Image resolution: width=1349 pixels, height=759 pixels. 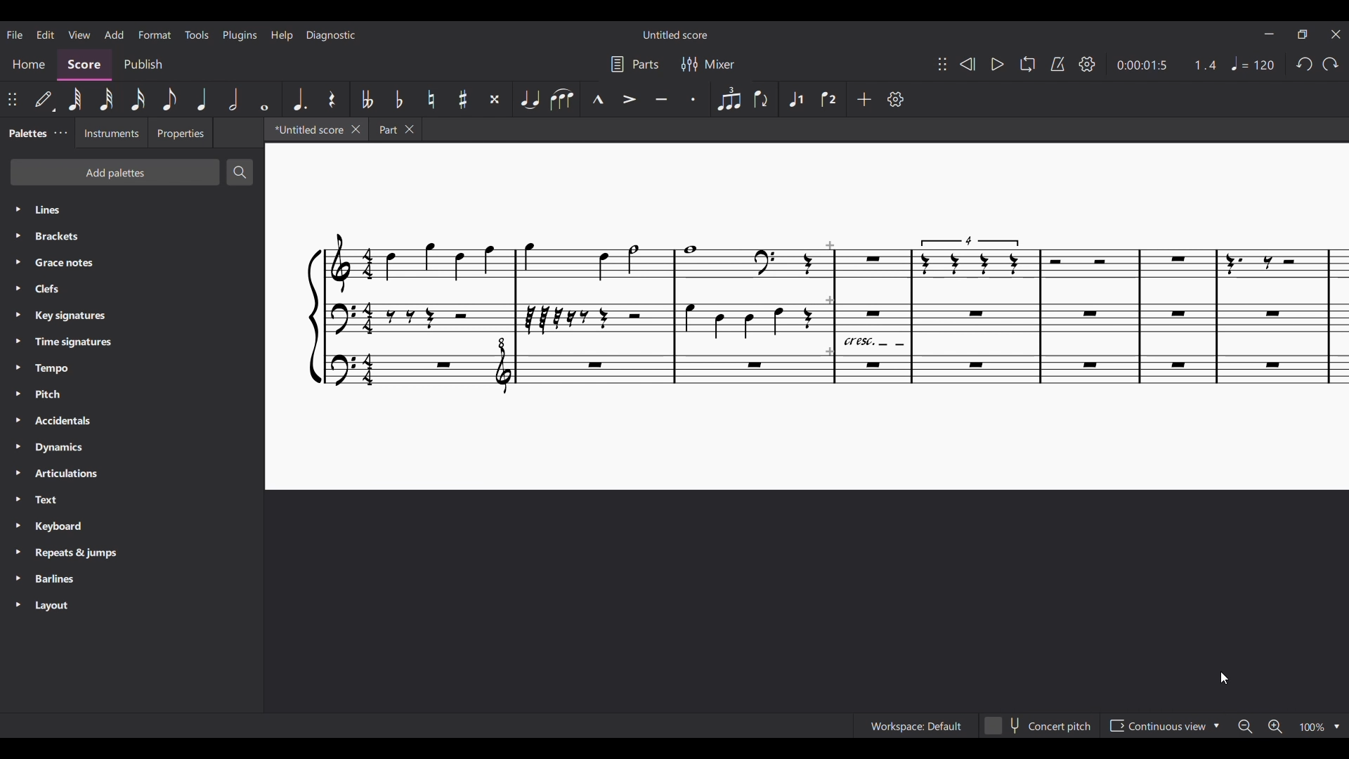 What do you see at coordinates (107, 98) in the screenshot?
I see `32nd note` at bounding box center [107, 98].